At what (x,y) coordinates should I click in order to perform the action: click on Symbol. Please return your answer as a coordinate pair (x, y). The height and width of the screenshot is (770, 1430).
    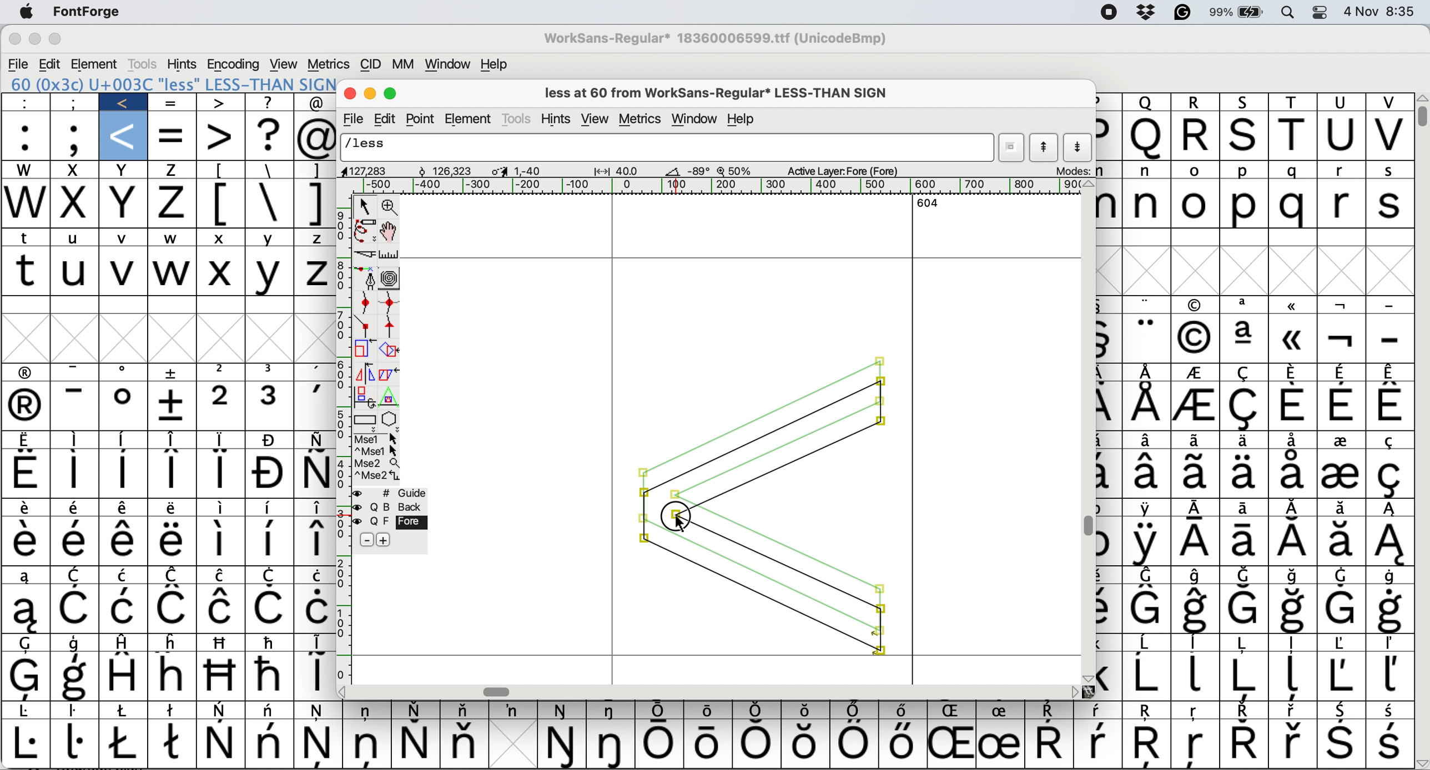
    Looking at the image, I should click on (175, 710).